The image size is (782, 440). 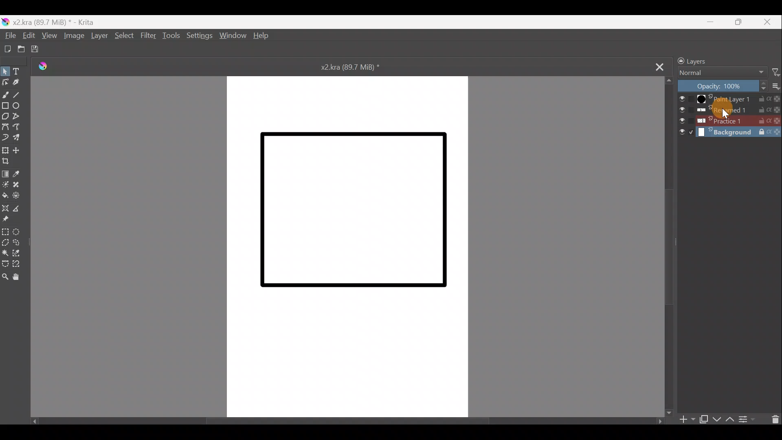 I want to click on Layer, so click(x=99, y=36).